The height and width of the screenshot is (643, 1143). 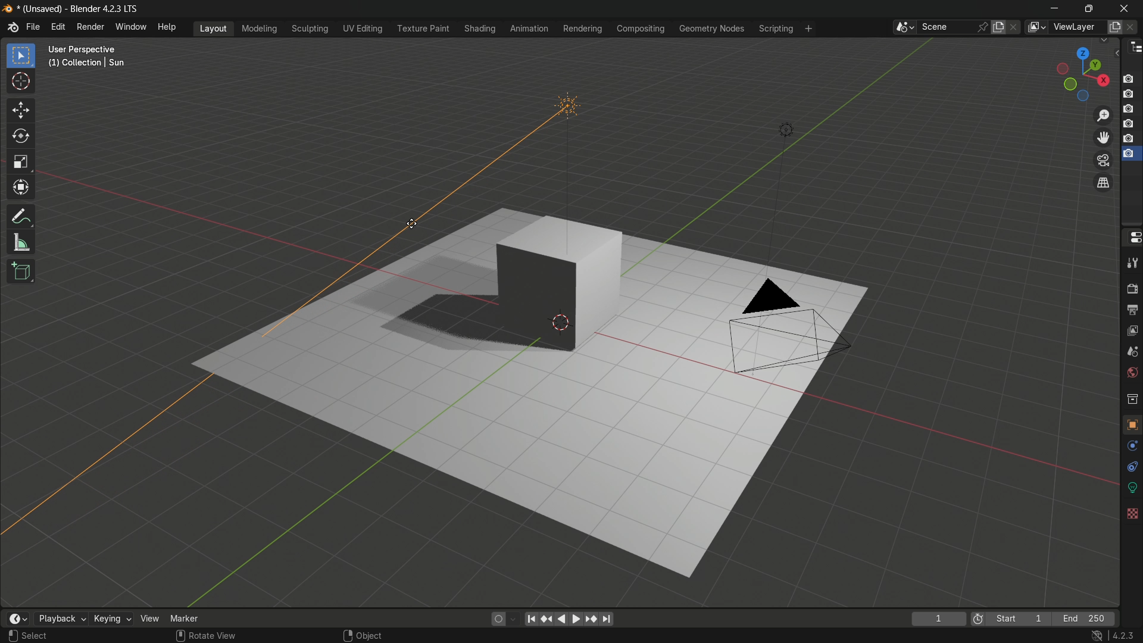 What do you see at coordinates (22, 217) in the screenshot?
I see `annotate` at bounding box center [22, 217].